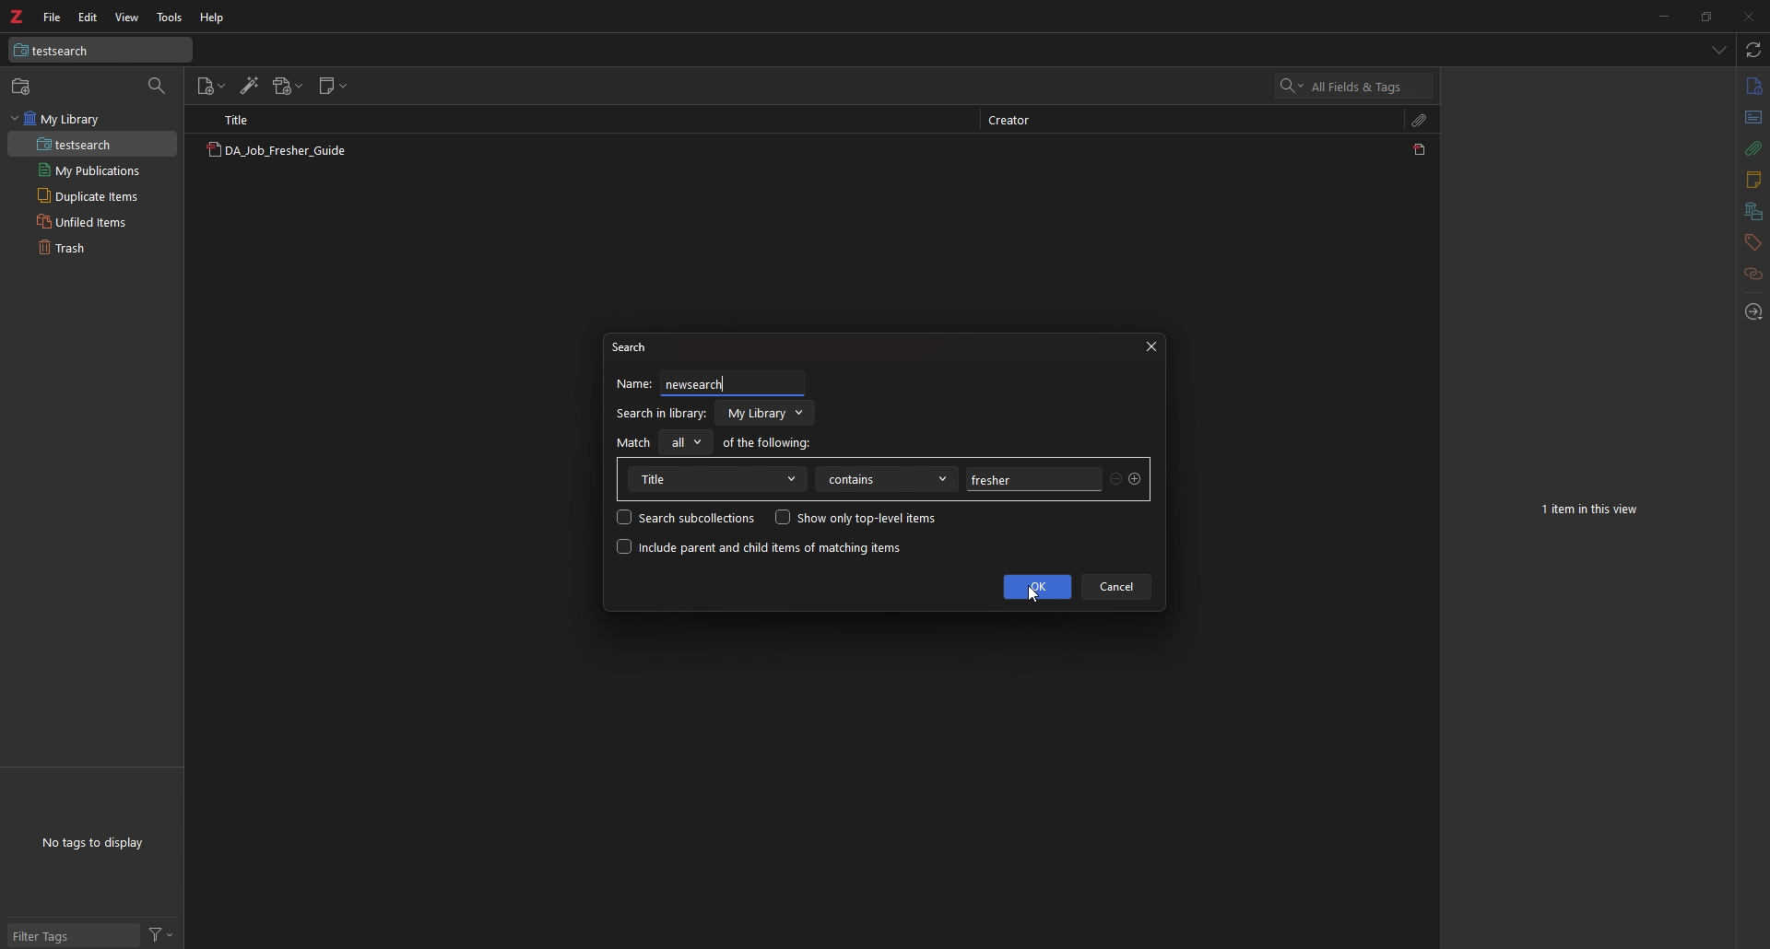 This screenshot has height=949, width=1770. Describe the element at coordinates (276, 152) in the screenshot. I see `DA_Job_Fresher_Guide` at that location.